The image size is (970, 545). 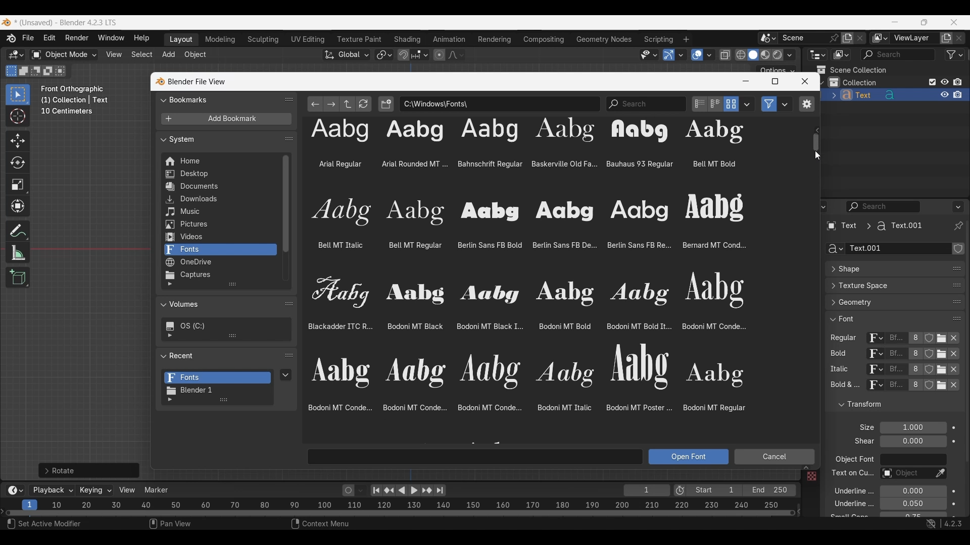 I want to click on Minimize, so click(x=895, y=22).